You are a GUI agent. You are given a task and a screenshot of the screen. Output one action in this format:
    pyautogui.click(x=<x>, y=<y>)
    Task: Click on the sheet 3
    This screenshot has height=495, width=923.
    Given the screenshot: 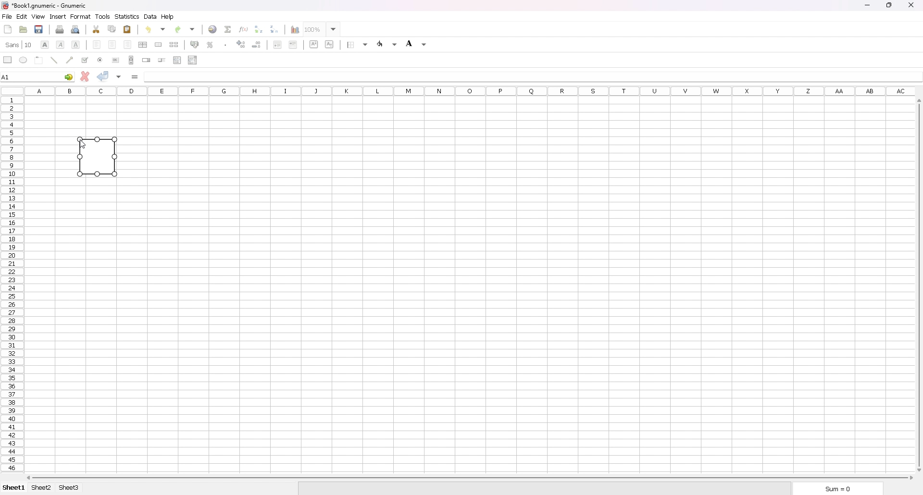 What is the action you would take?
    pyautogui.click(x=70, y=488)
    